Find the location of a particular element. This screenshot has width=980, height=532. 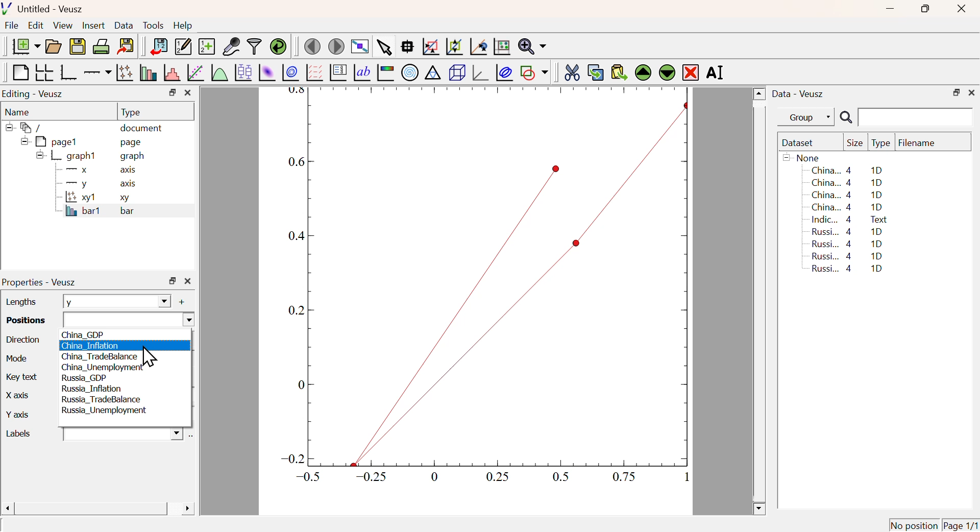

Russi... 4 1D is located at coordinates (845, 256).